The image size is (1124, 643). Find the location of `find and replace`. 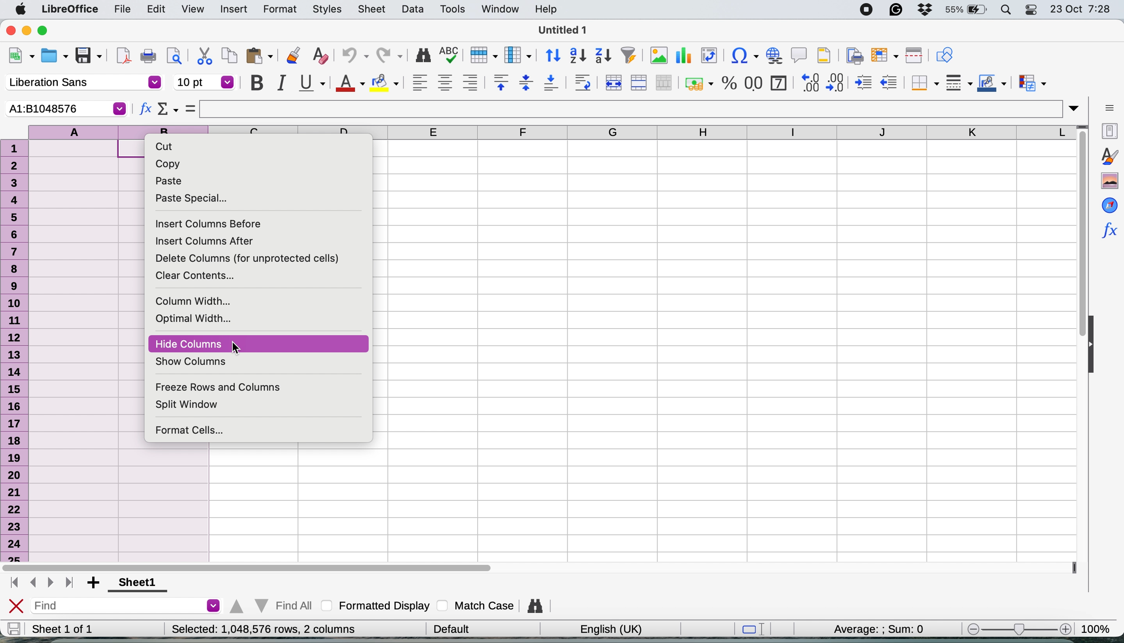

find and replace is located at coordinates (533, 607).